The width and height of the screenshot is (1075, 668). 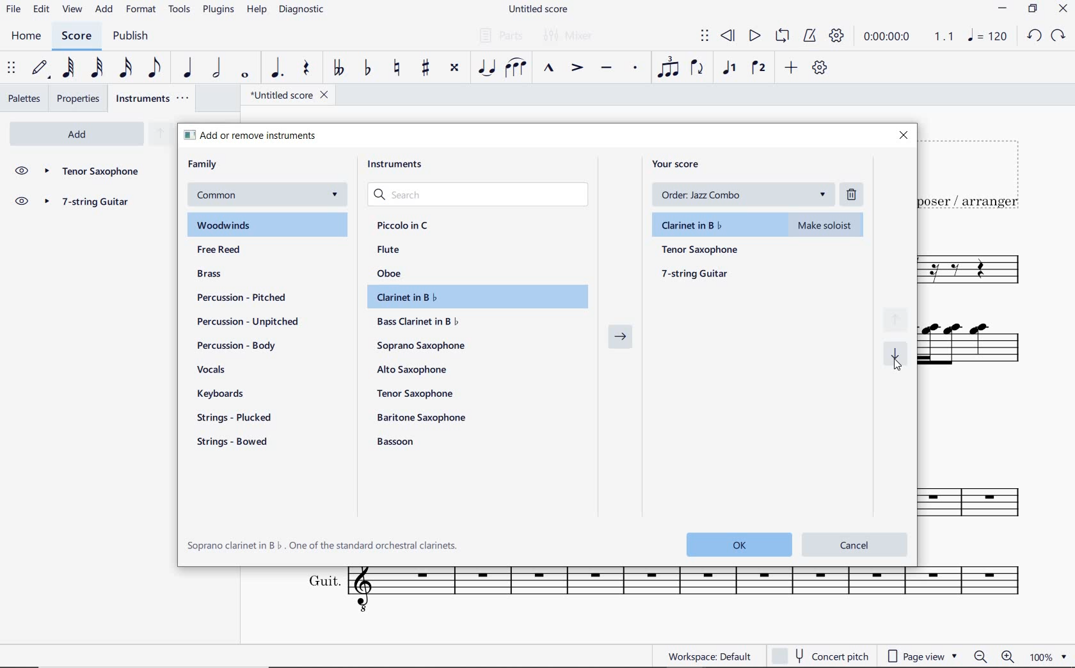 I want to click on PUBLISH, so click(x=129, y=36).